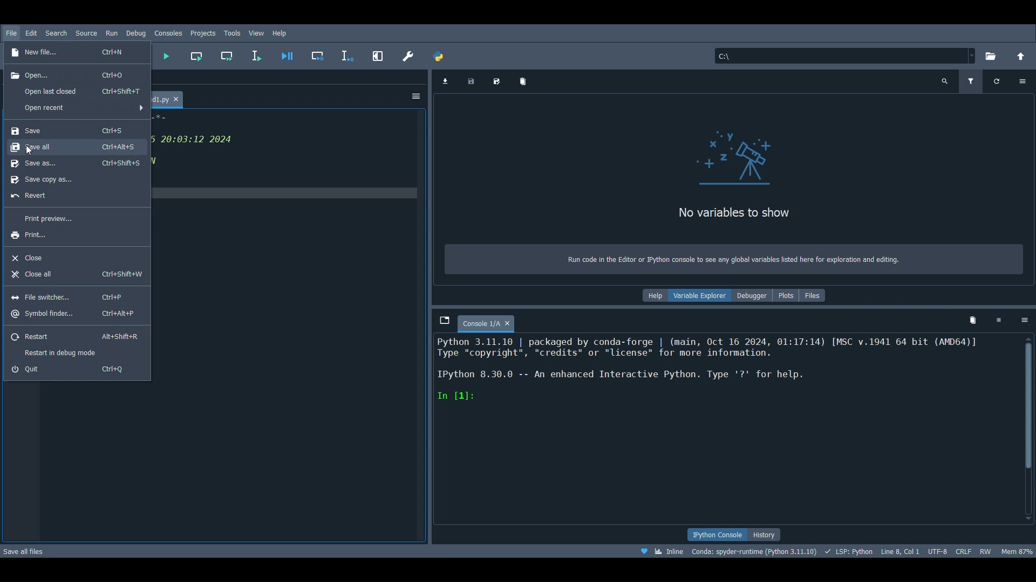  I want to click on Print, so click(69, 235).